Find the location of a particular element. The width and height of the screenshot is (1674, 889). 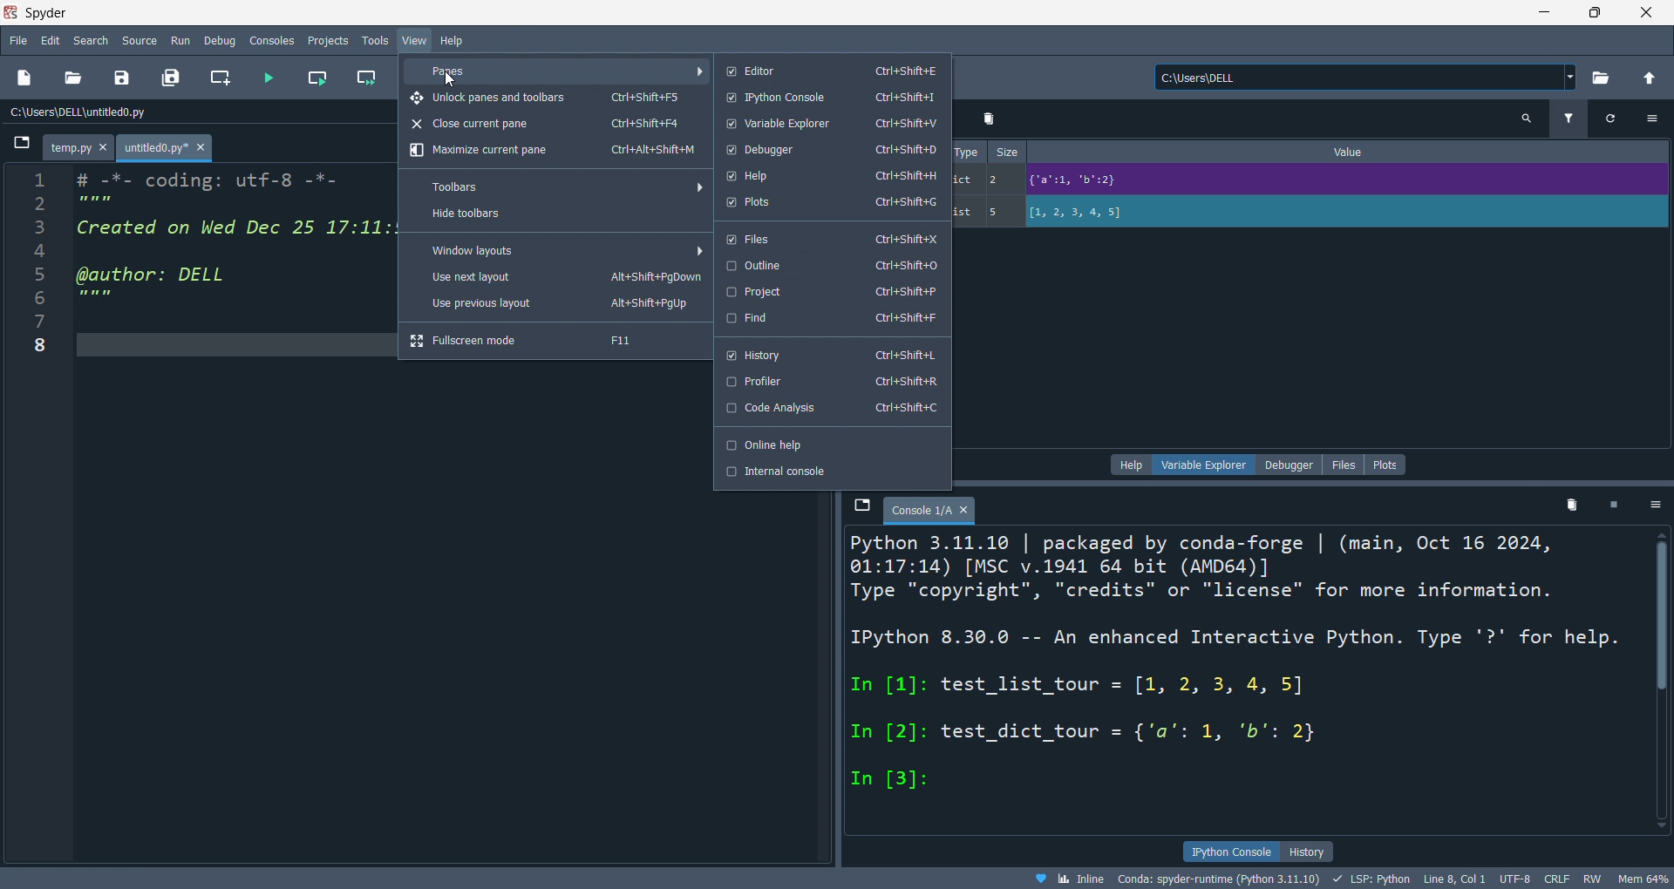

help is located at coordinates (453, 40).